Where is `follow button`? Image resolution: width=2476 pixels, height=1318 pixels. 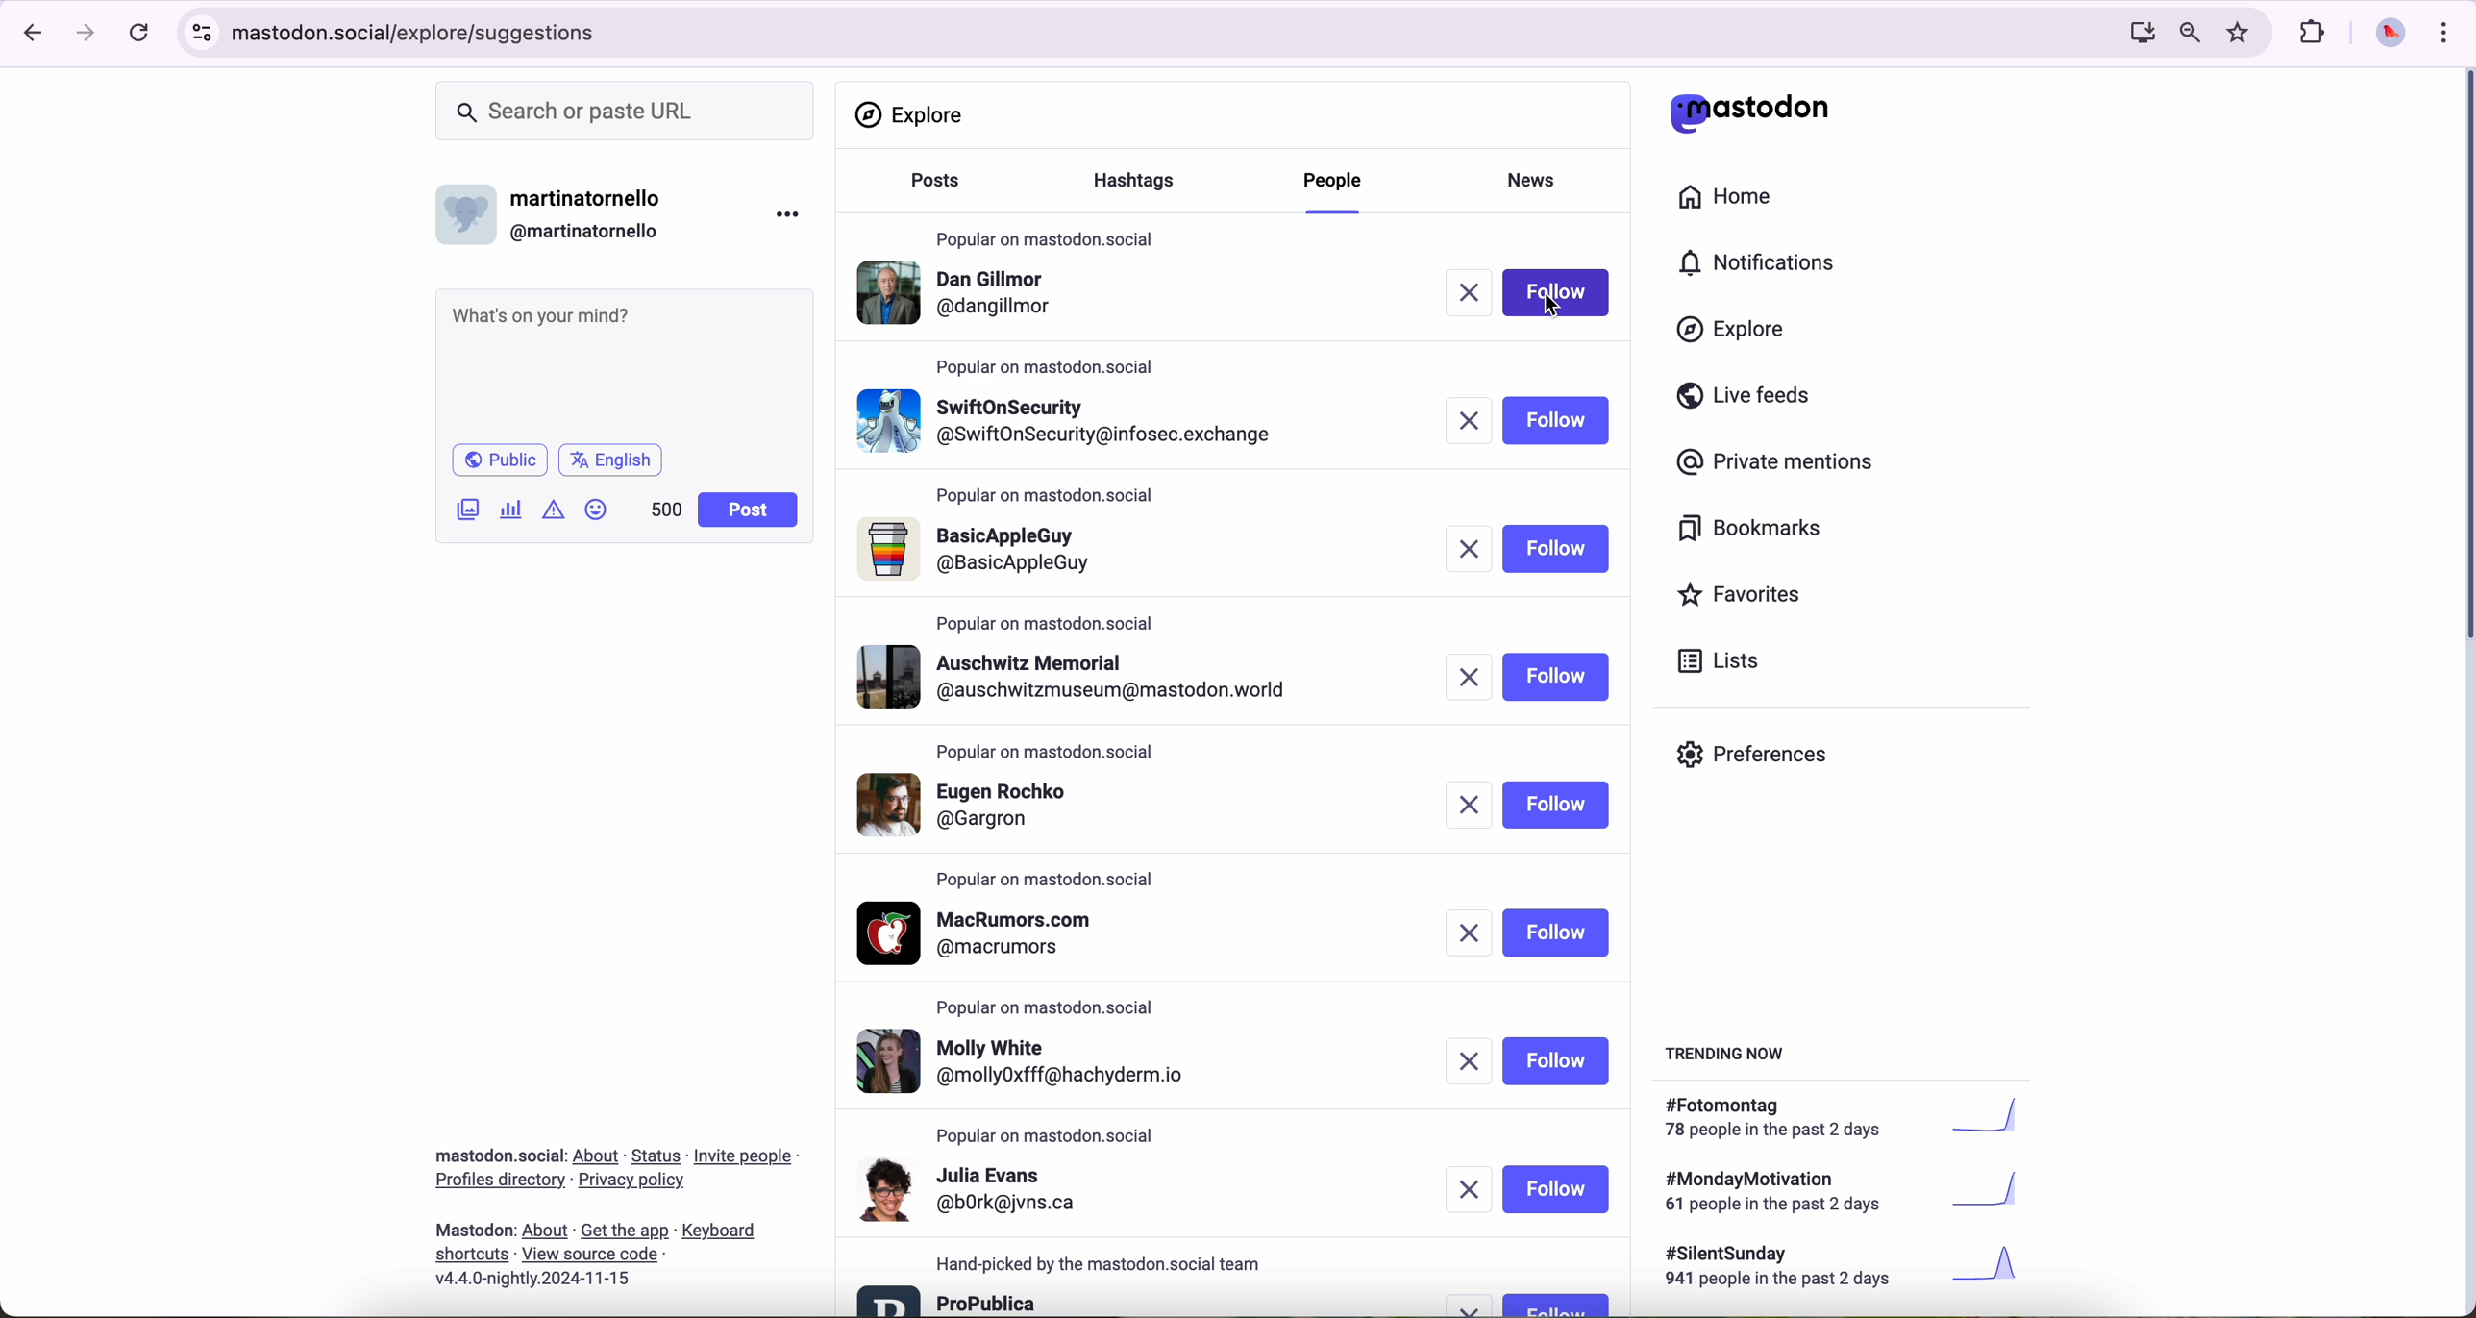 follow button is located at coordinates (1556, 677).